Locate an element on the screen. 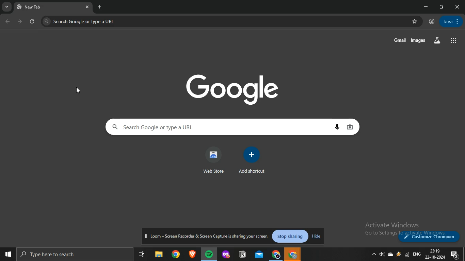  outlook is located at coordinates (260, 254).